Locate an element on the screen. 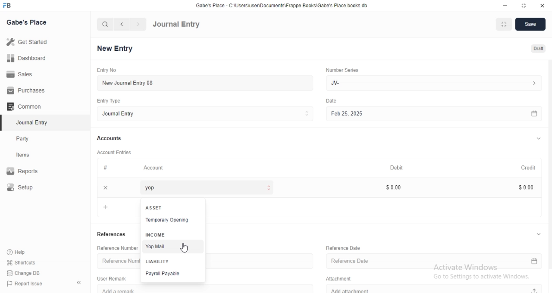 The height and width of the screenshot is (293, 552). Sales is located at coordinates (25, 75).